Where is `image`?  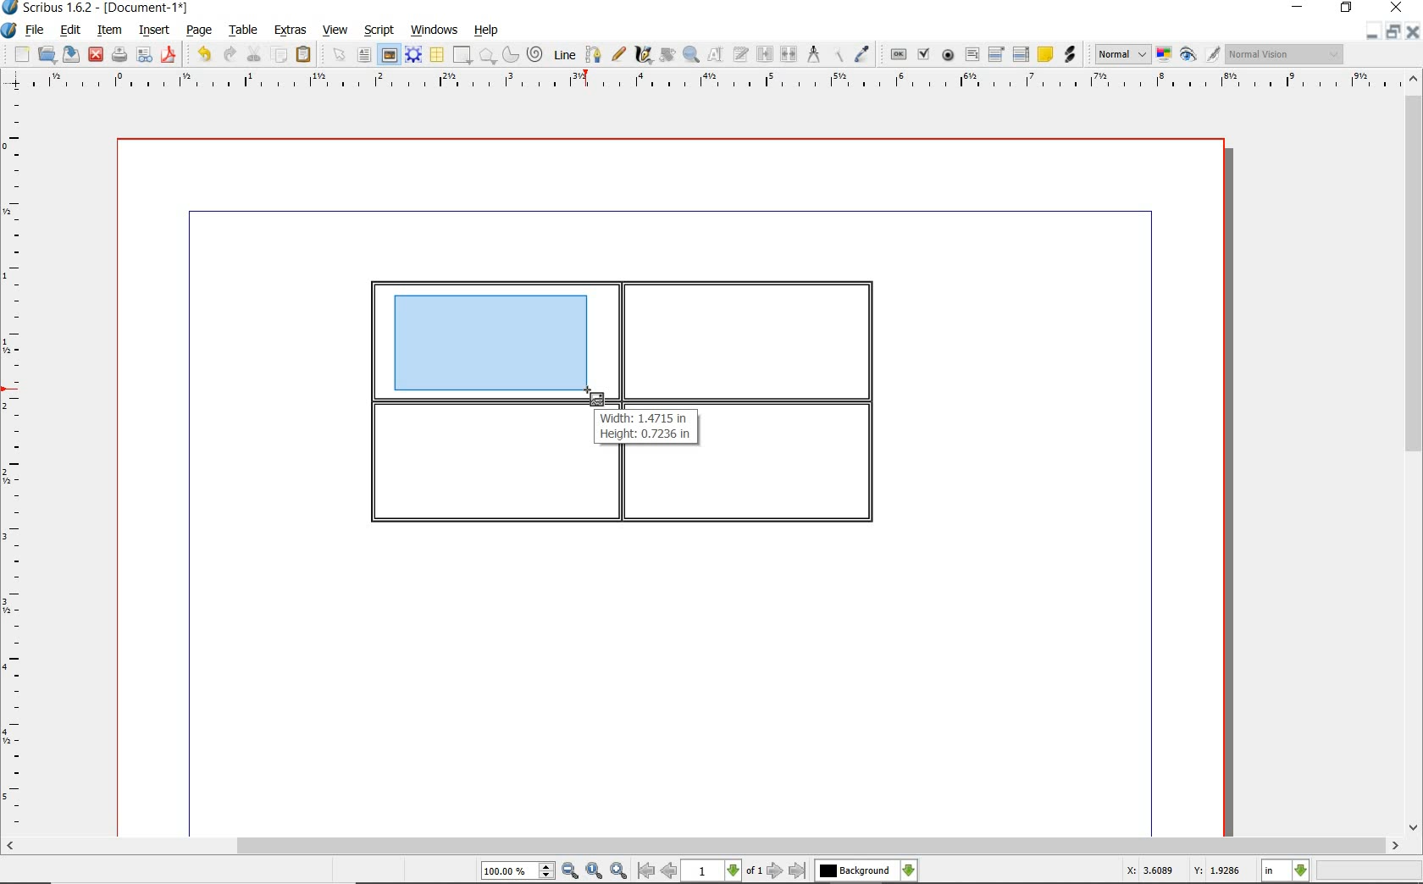 image is located at coordinates (389, 55).